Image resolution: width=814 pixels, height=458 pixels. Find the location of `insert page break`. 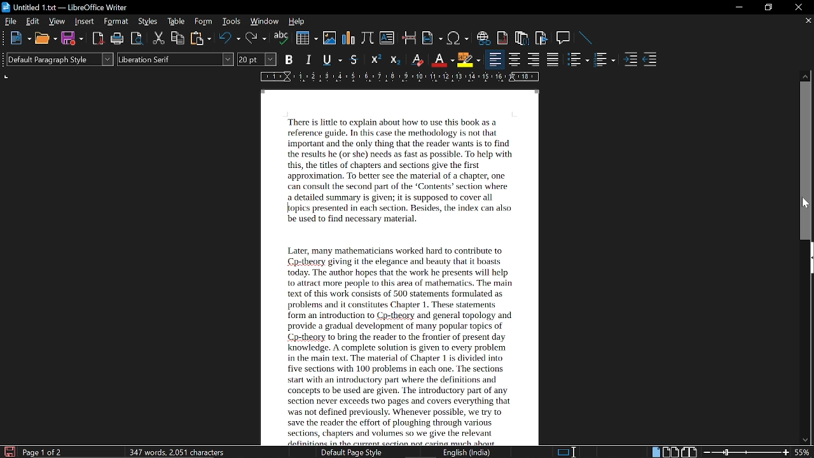

insert page break is located at coordinates (409, 39).